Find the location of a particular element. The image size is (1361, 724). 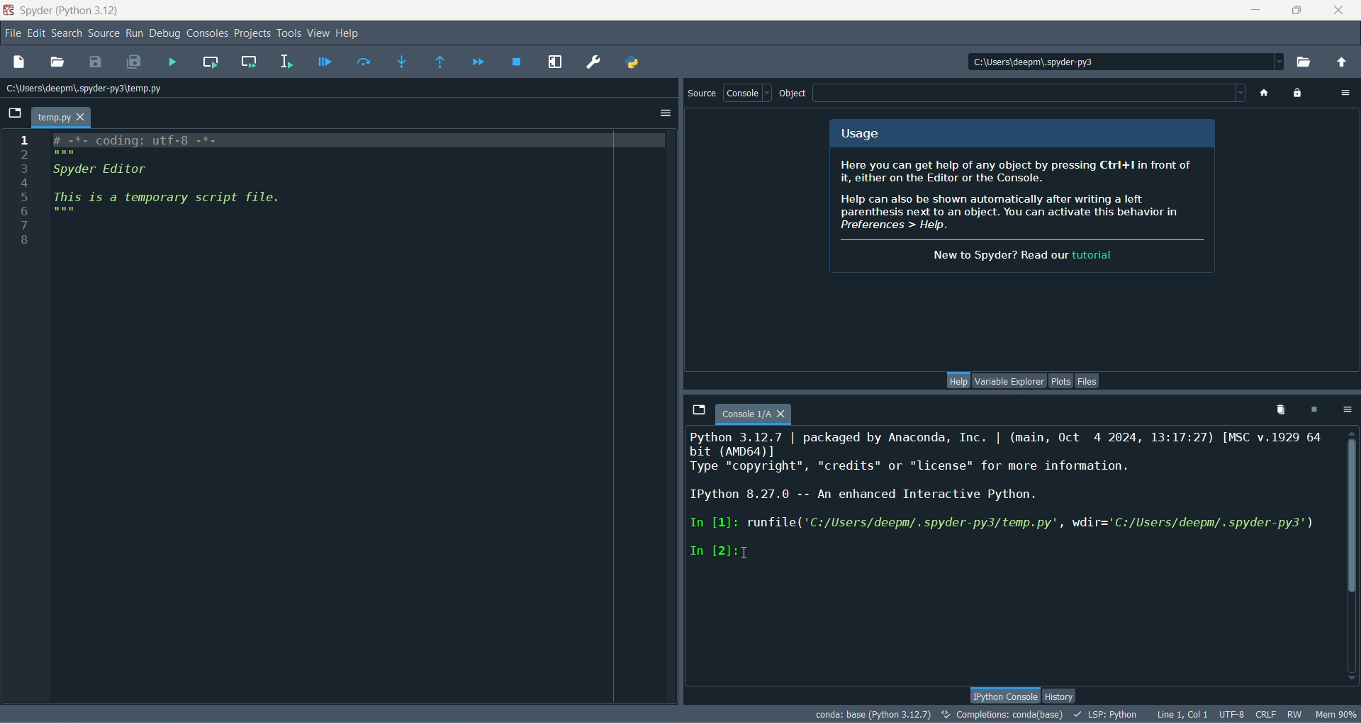

stop debugging is located at coordinates (518, 62).